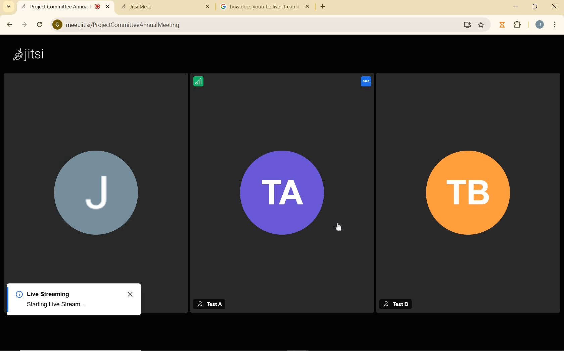 This screenshot has width=564, height=351. I want to click on cursor, so click(341, 226).